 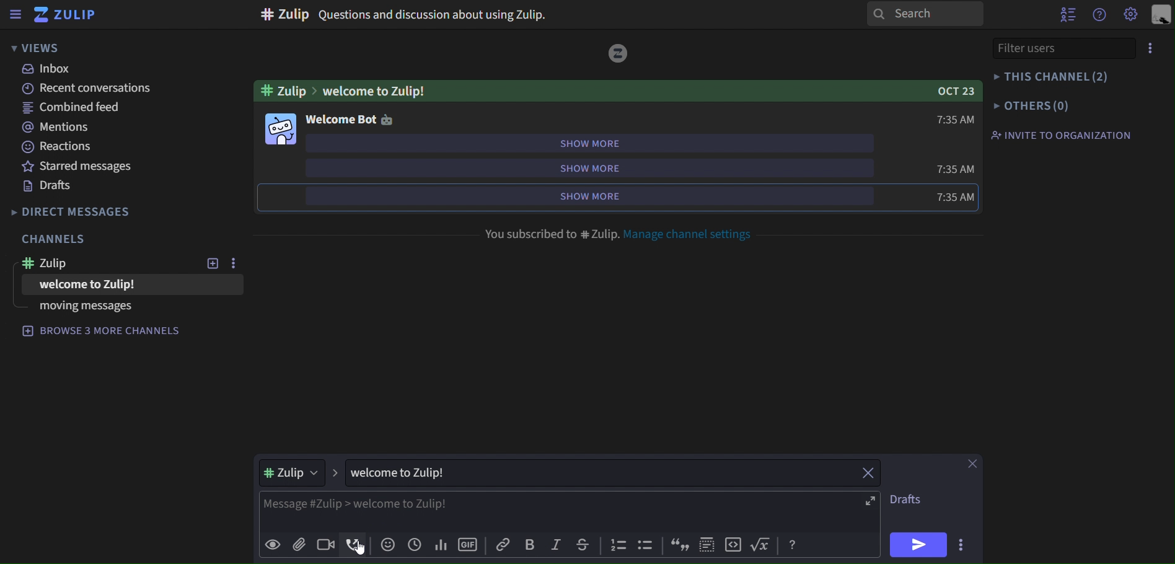 What do you see at coordinates (869, 501) in the screenshot?
I see `fullscreen` at bounding box center [869, 501].